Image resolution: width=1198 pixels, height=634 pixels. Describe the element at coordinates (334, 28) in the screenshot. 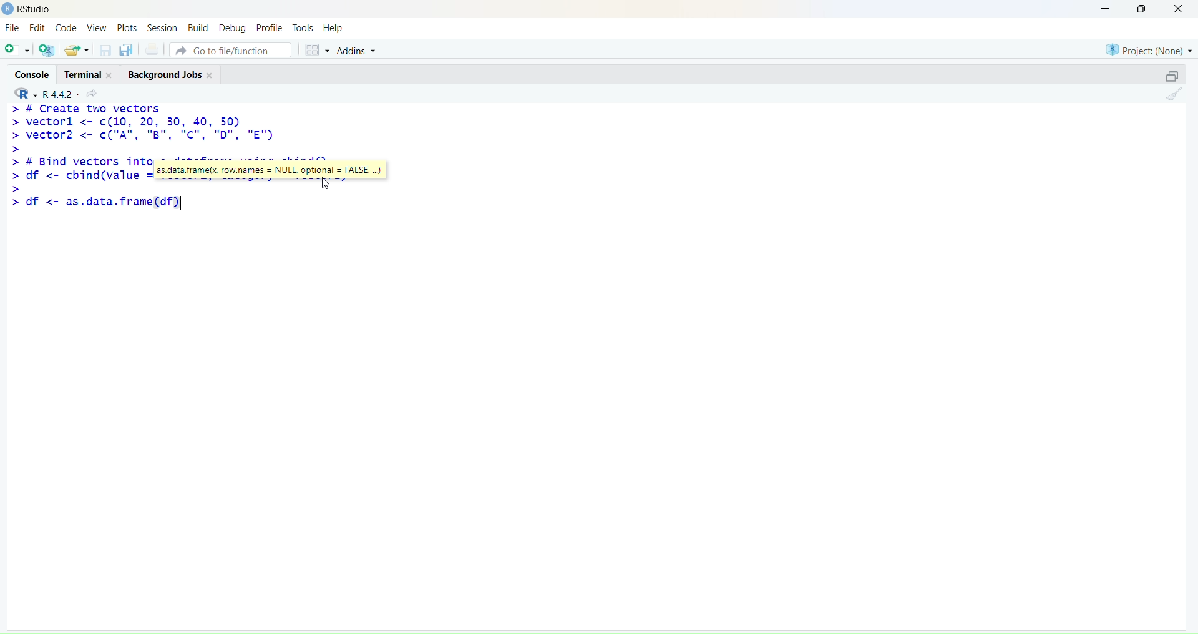

I see `Help` at that location.